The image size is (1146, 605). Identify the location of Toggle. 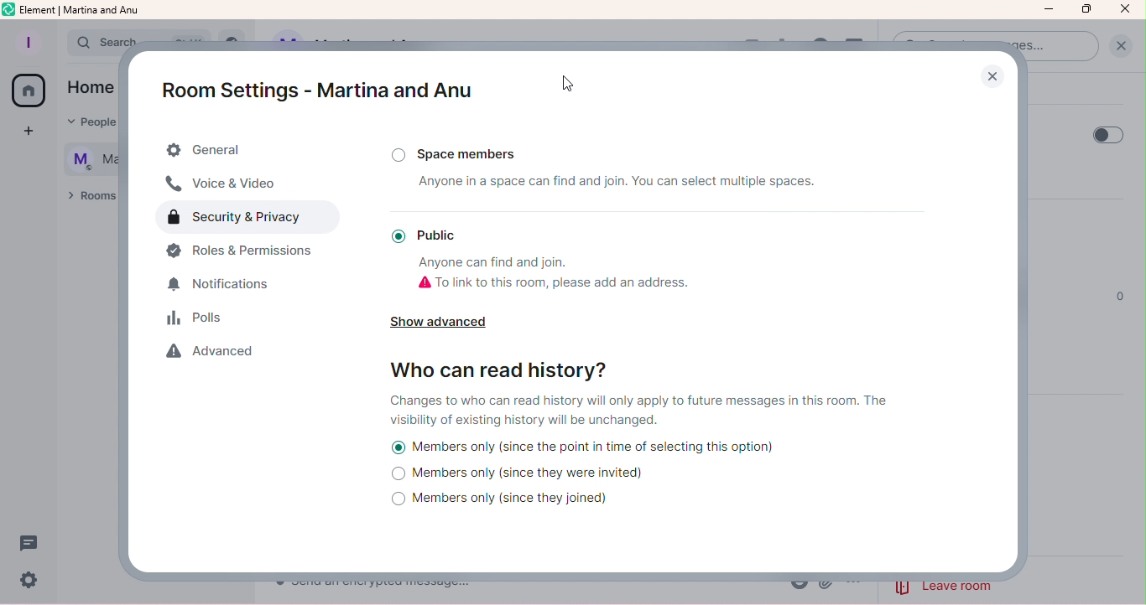
(1102, 135).